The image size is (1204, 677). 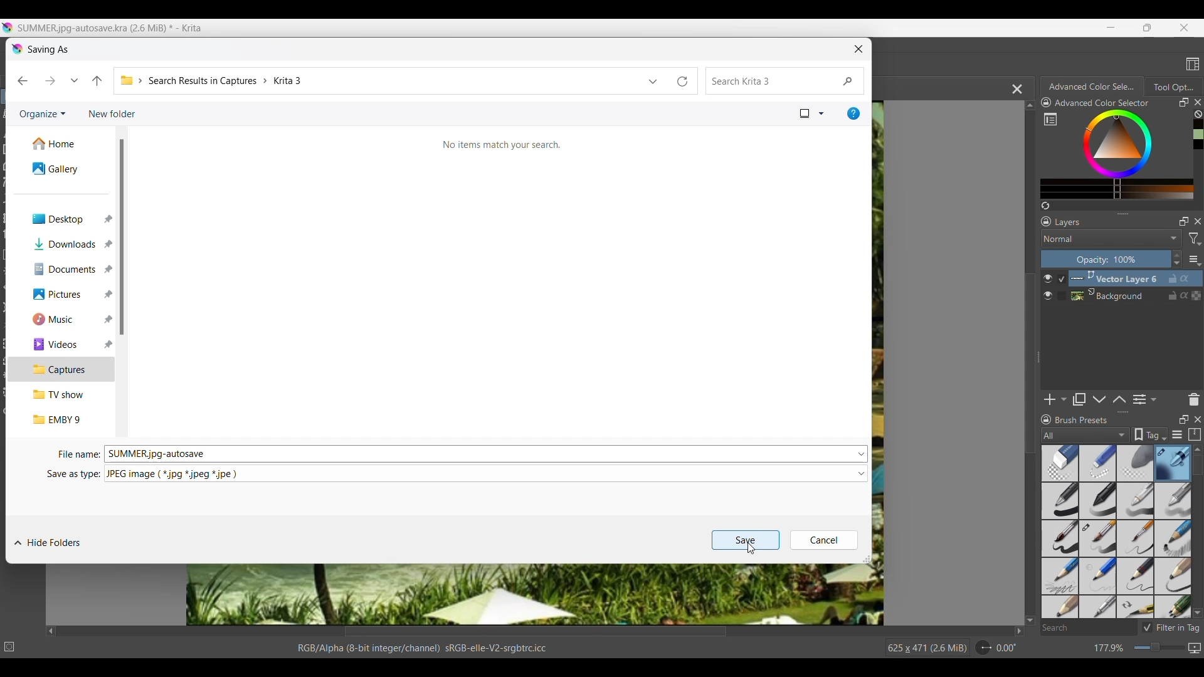 I want to click on Clear all color history, so click(x=1198, y=114).